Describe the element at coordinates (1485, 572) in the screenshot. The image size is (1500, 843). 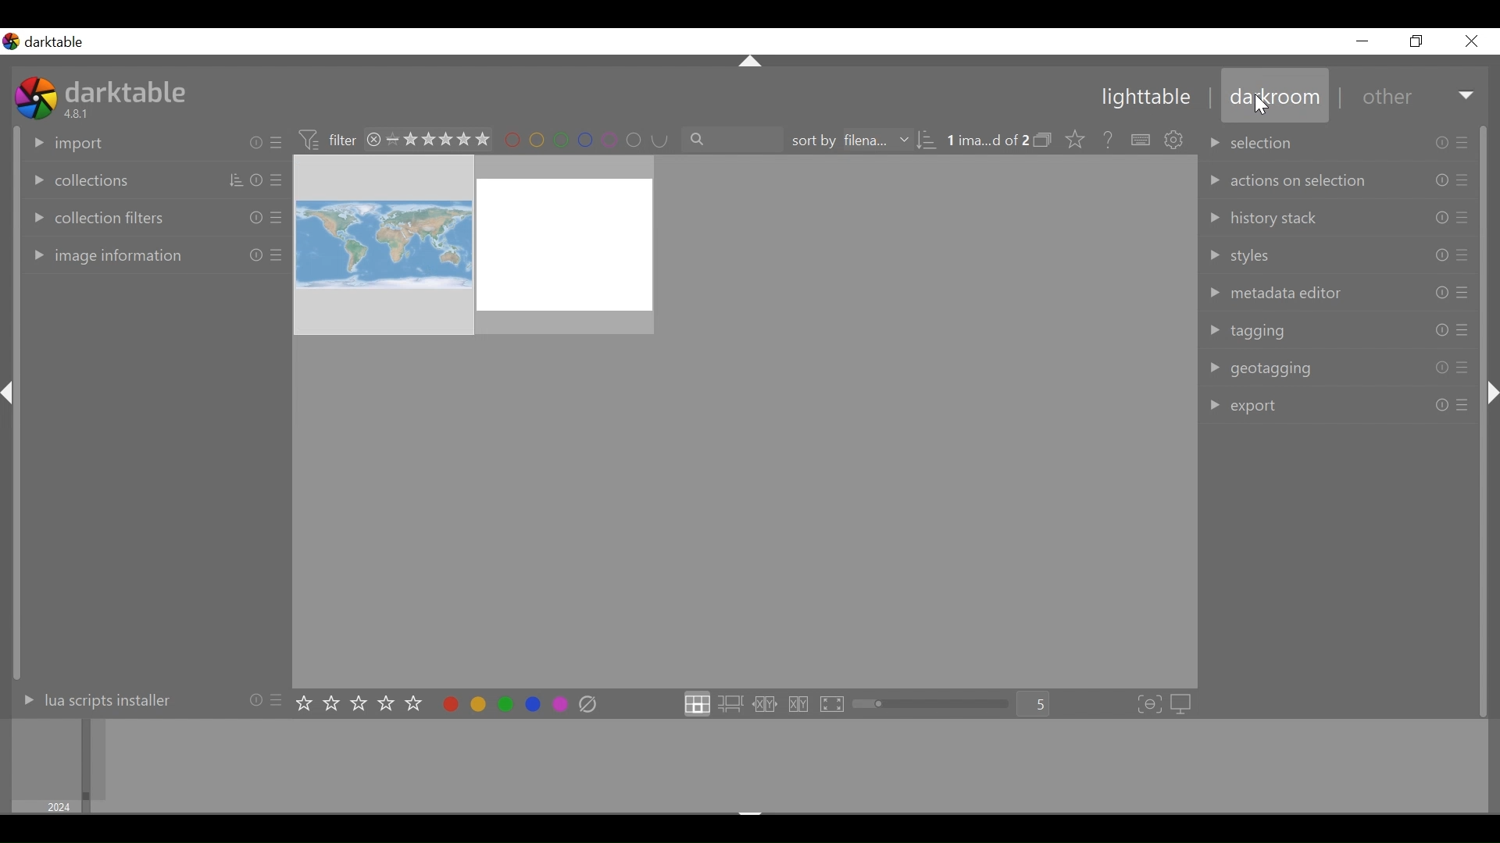
I see `vertical scroll bar` at that location.